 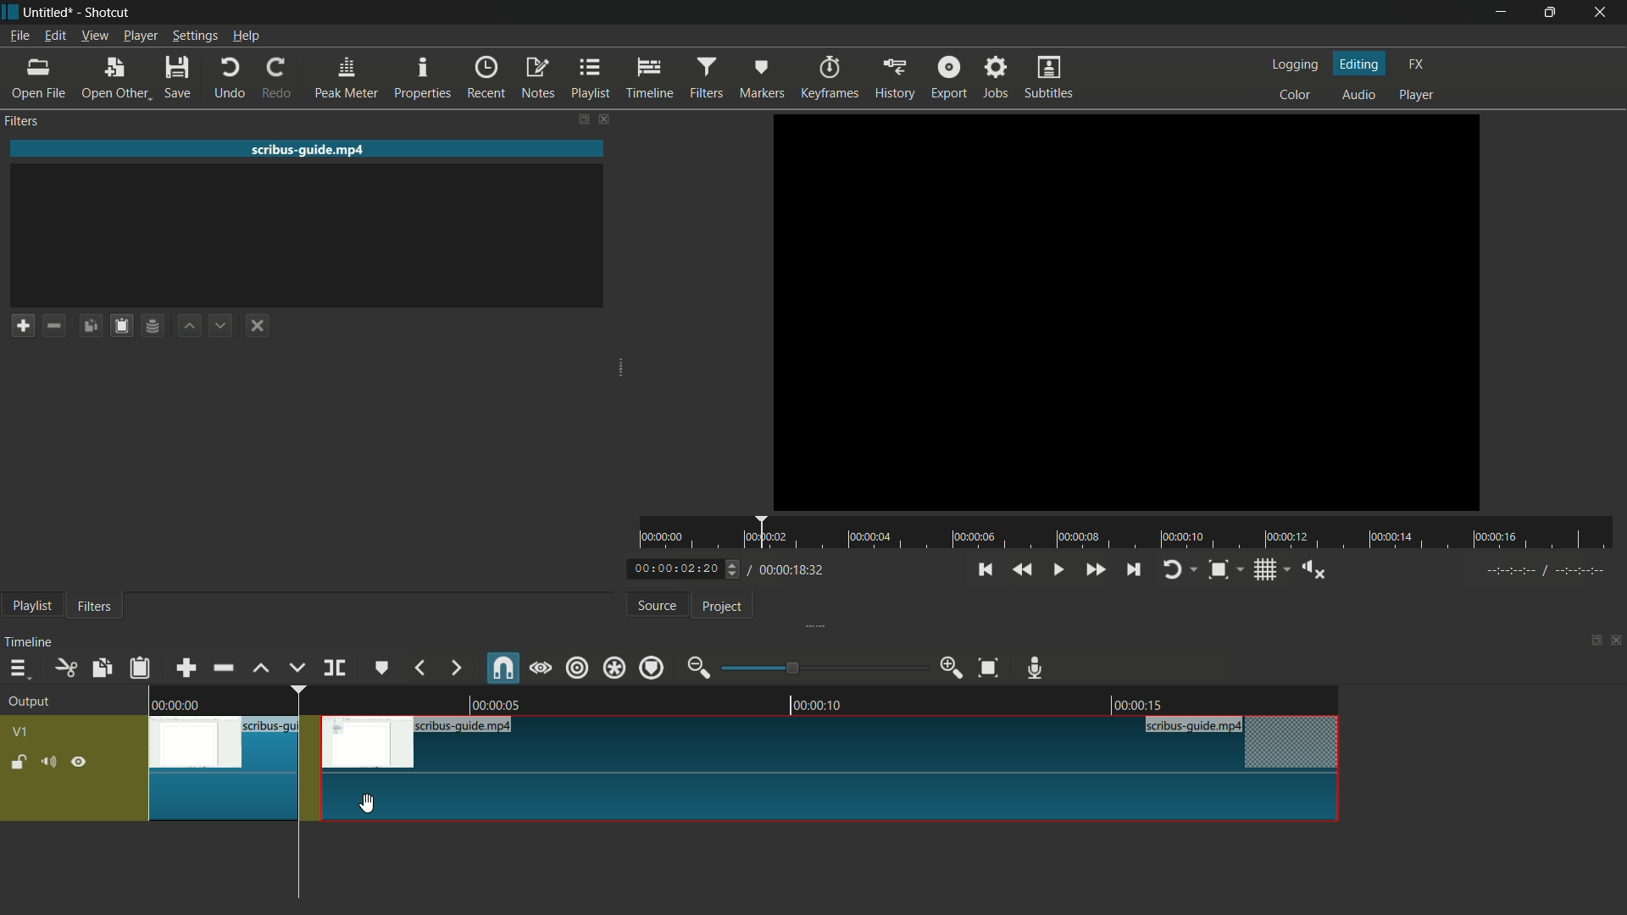 What do you see at coordinates (54, 36) in the screenshot?
I see `edit menu` at bounding box center [54, 36].